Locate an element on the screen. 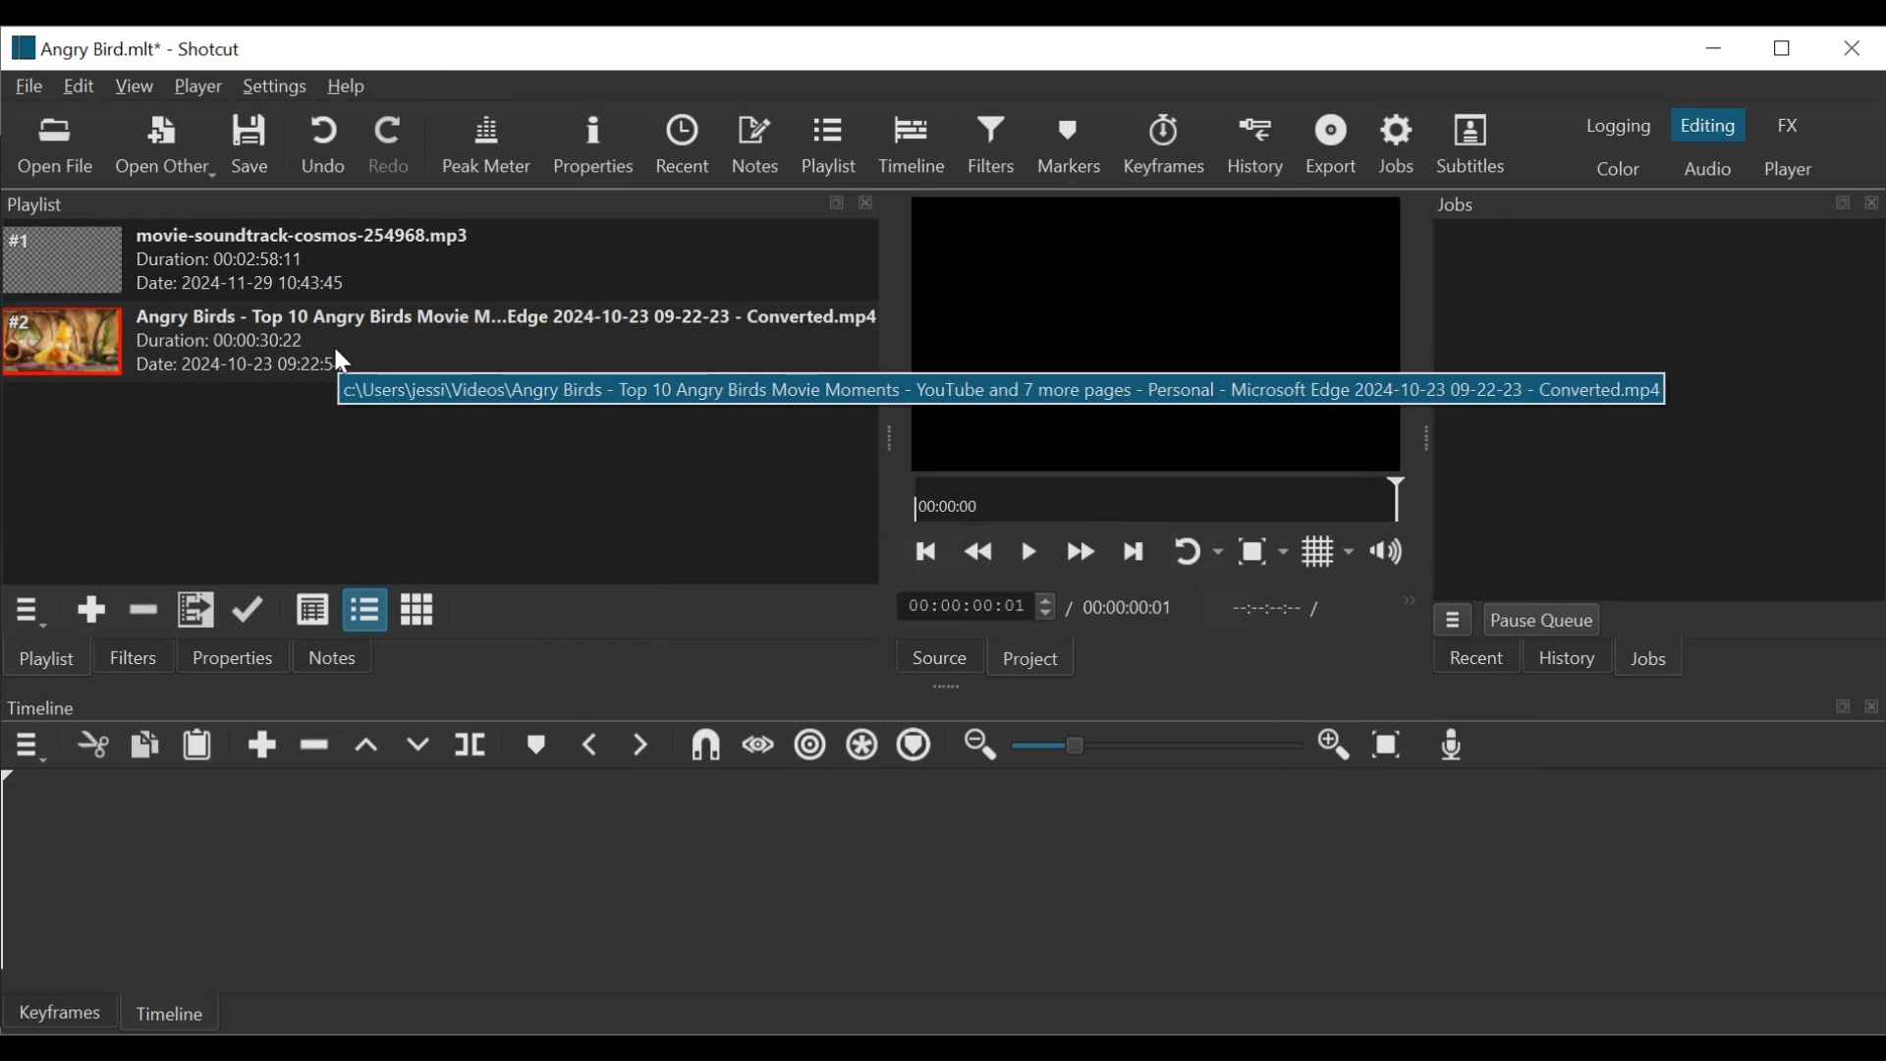  c\Users\jessi\Videos\Angry Birds - Top 10 Angry Birds Movie Moments - YouTube and 7 more pages - Personal - Microsoft Edge 2024-10-23 09-22-23 - Converted.mp4 is located at coordinates (1007, 393).